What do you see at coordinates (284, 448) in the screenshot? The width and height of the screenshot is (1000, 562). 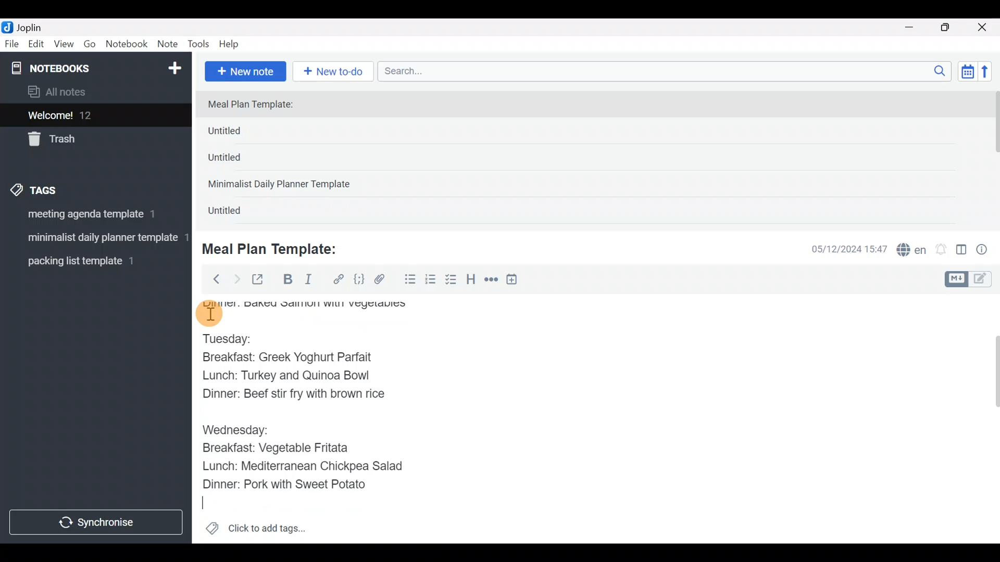 I see `Breakfast: Vegetable Fritata` at bounding box center [284, 448].